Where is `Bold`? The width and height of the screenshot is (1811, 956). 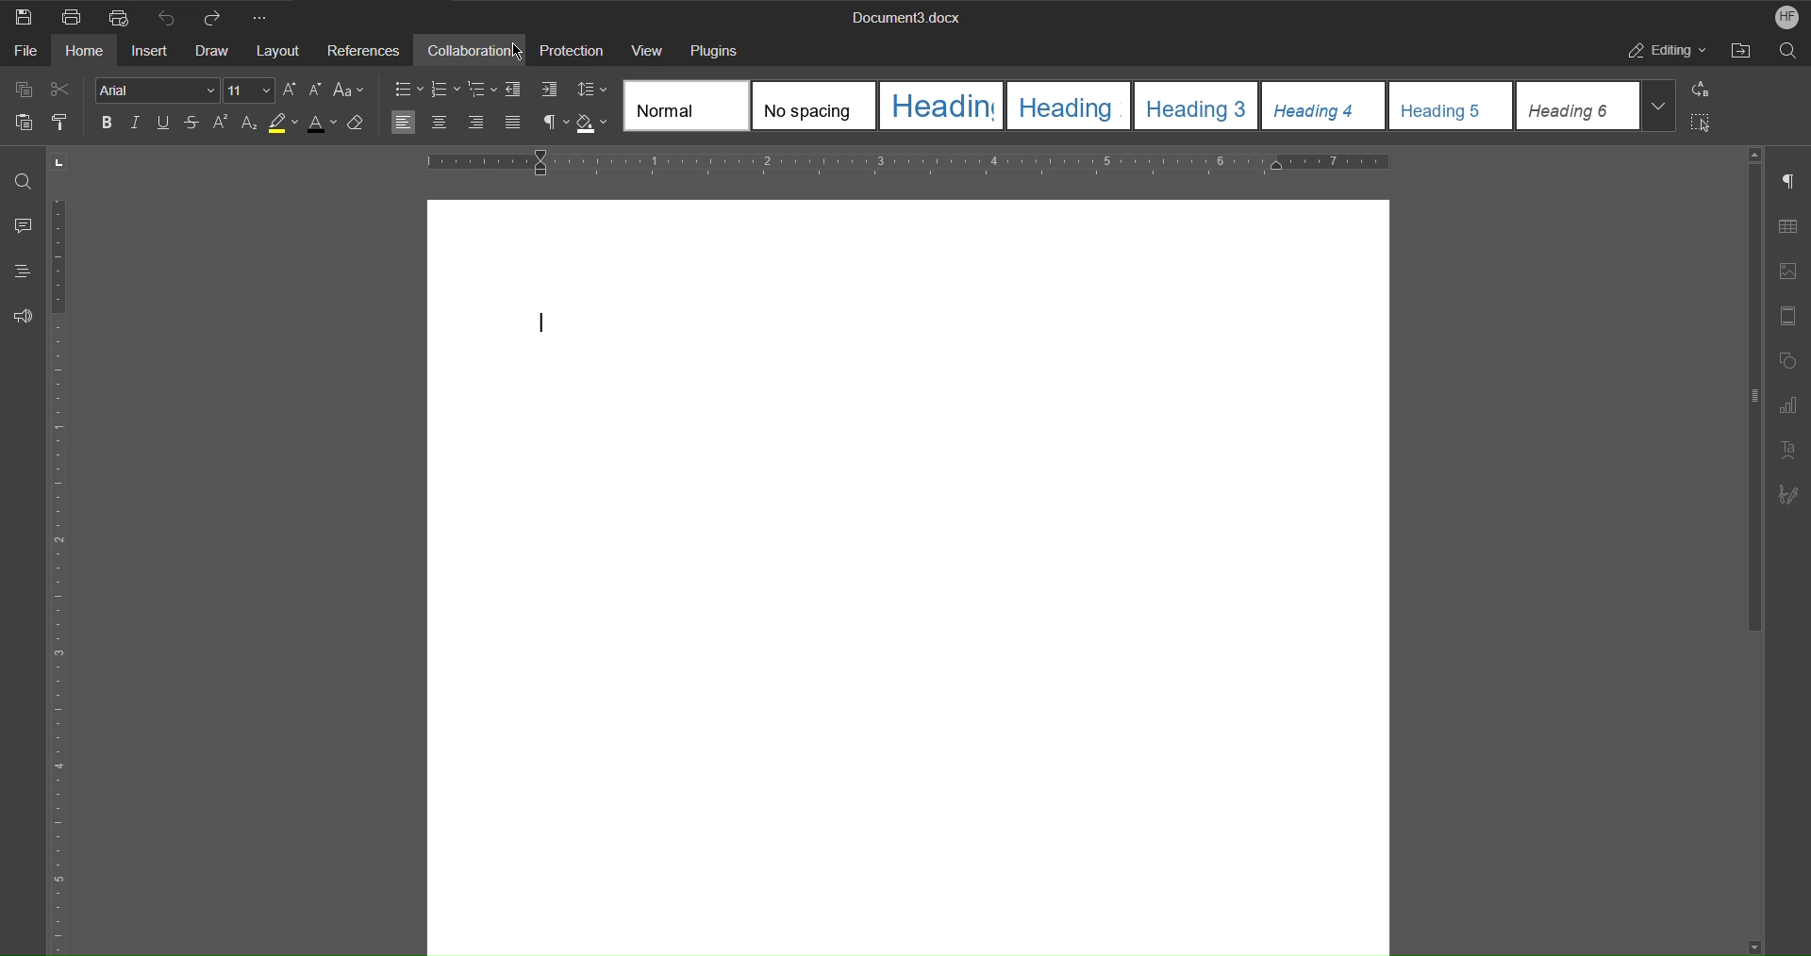 Bold is located at coordinates (108, 122).